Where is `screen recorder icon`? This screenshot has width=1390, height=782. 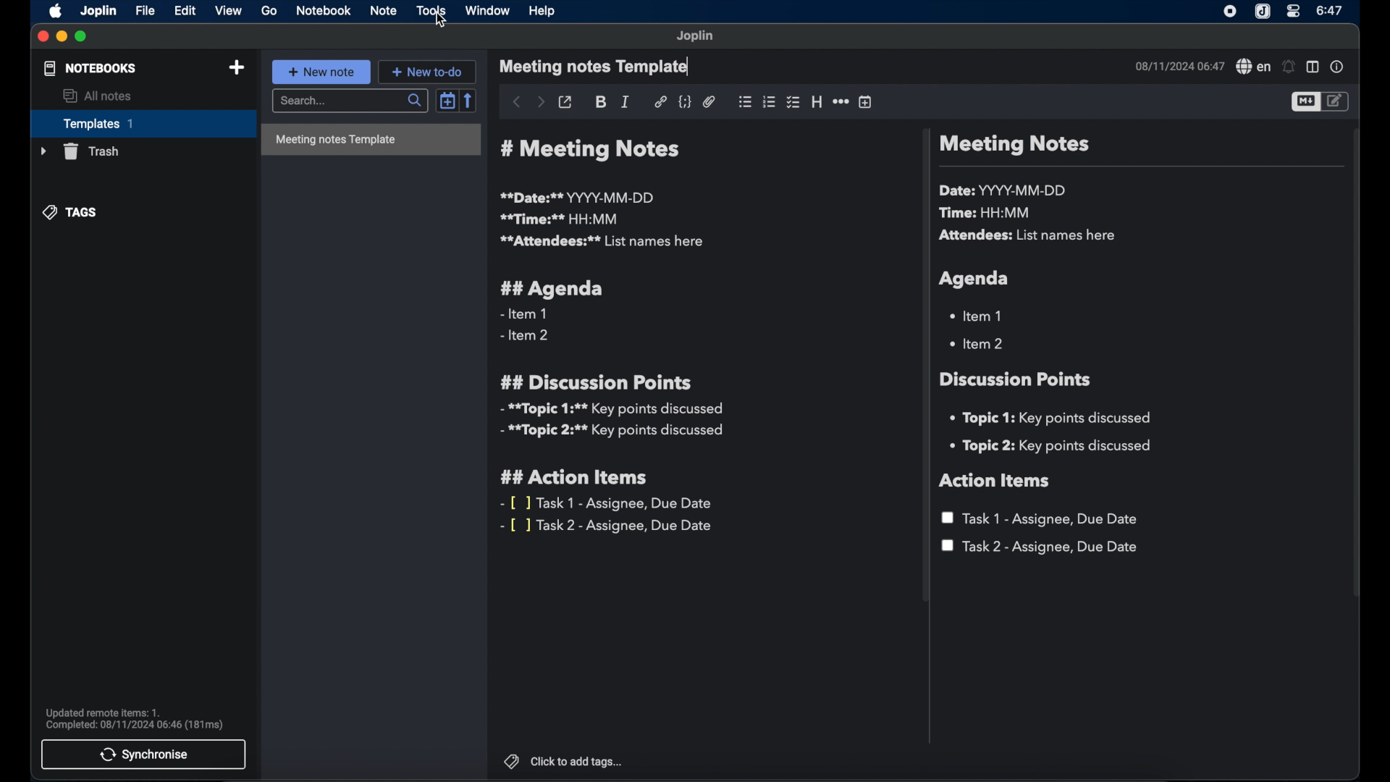
screen recorder icon is located at coordinates (1231, 12).